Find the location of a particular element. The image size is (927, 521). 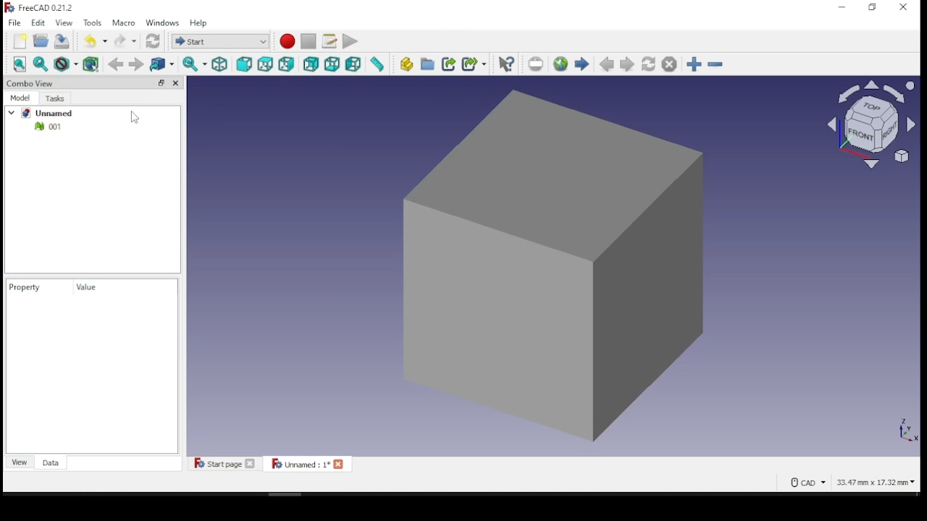

fit all is located at coordinates (21, 65).